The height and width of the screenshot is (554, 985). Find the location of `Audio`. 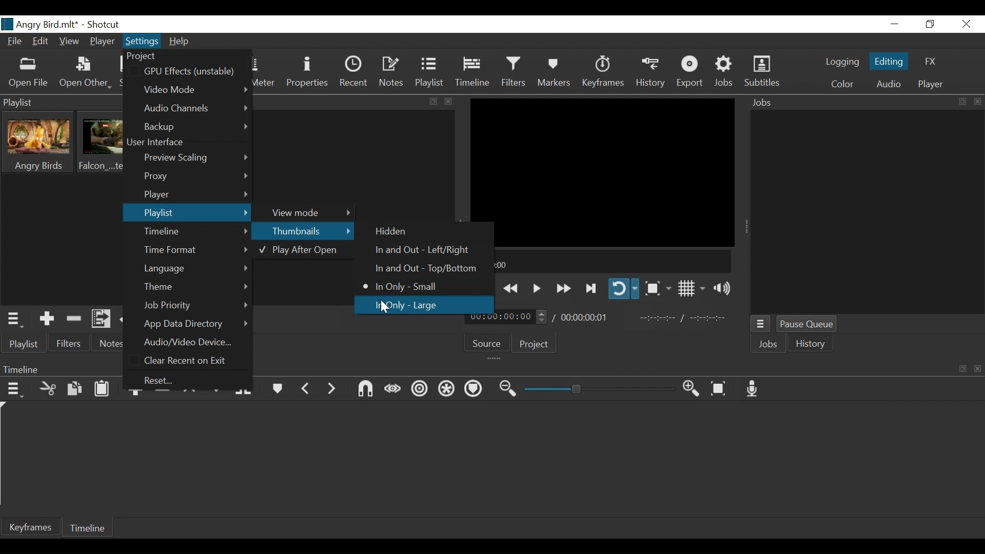

Audio is located at coordinates (888, 86).